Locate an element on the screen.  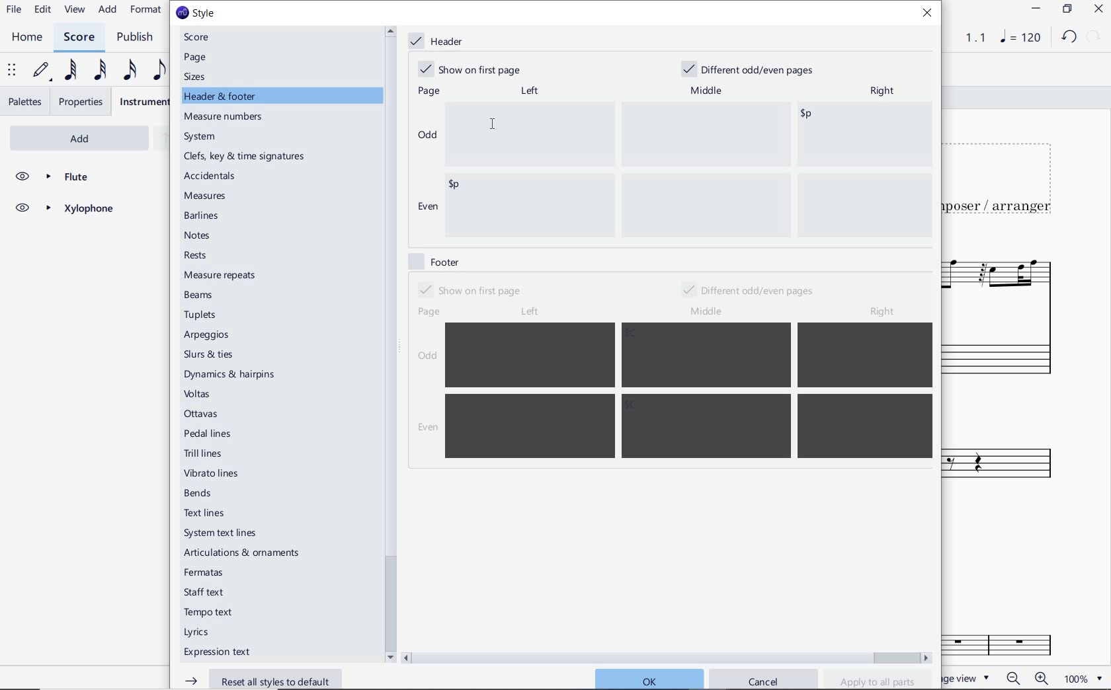
system is located at coordinates (202, 137).